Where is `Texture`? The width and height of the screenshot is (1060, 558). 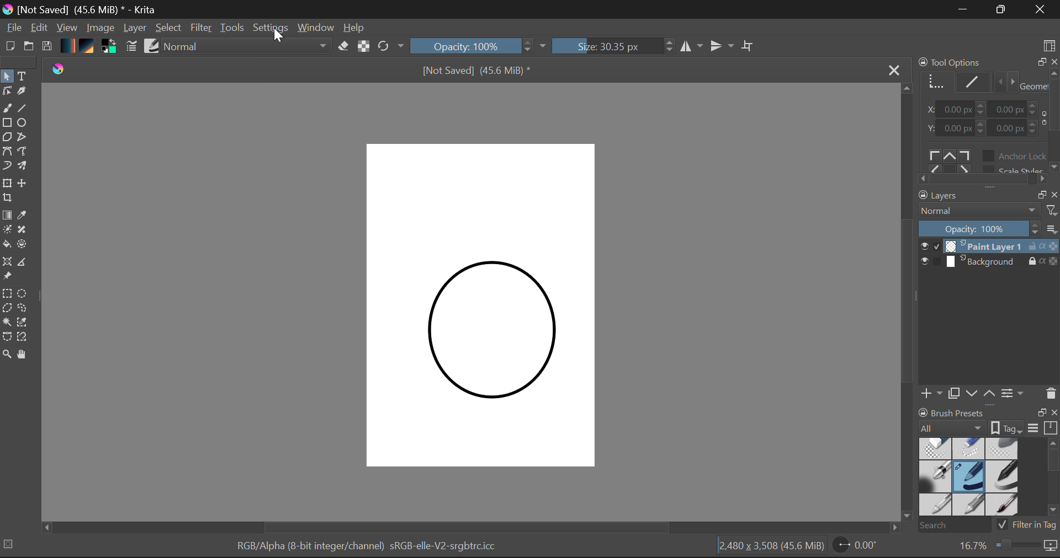 Texture is located at coordinates (89, 47).